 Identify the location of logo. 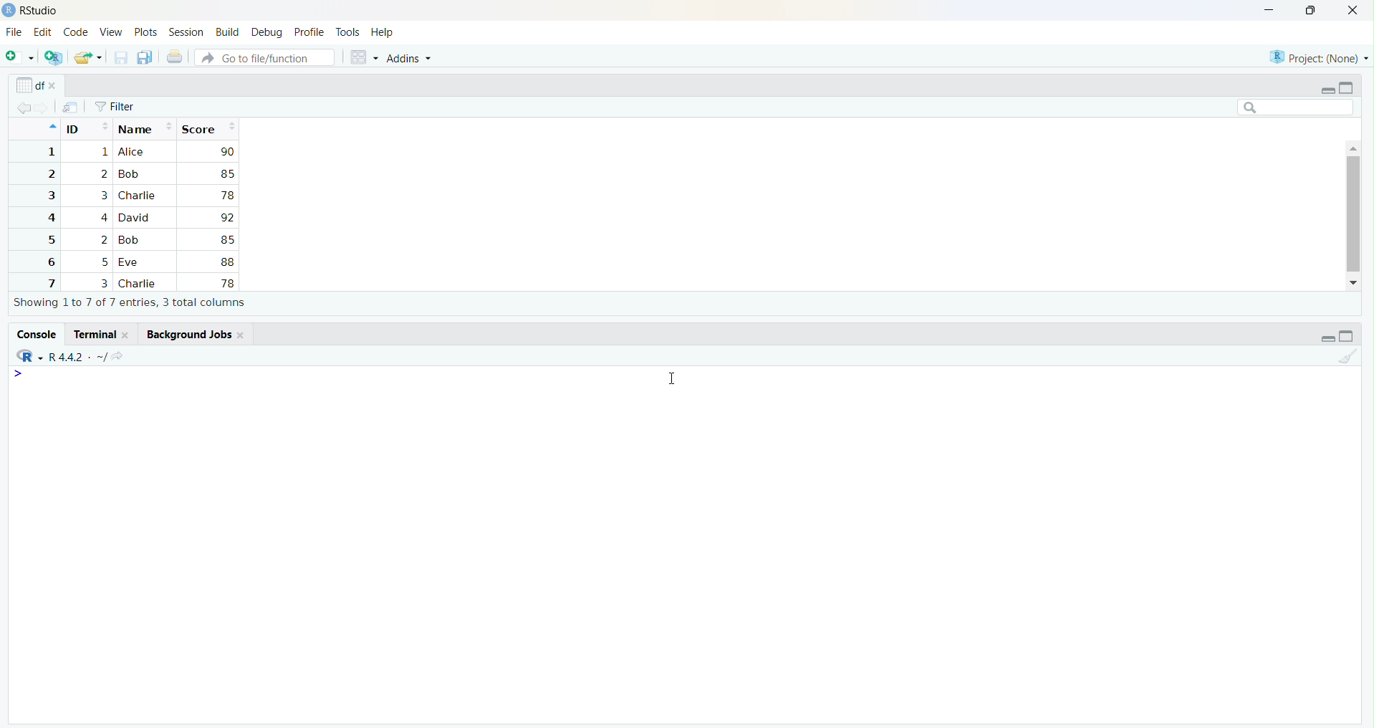
(9, 11).